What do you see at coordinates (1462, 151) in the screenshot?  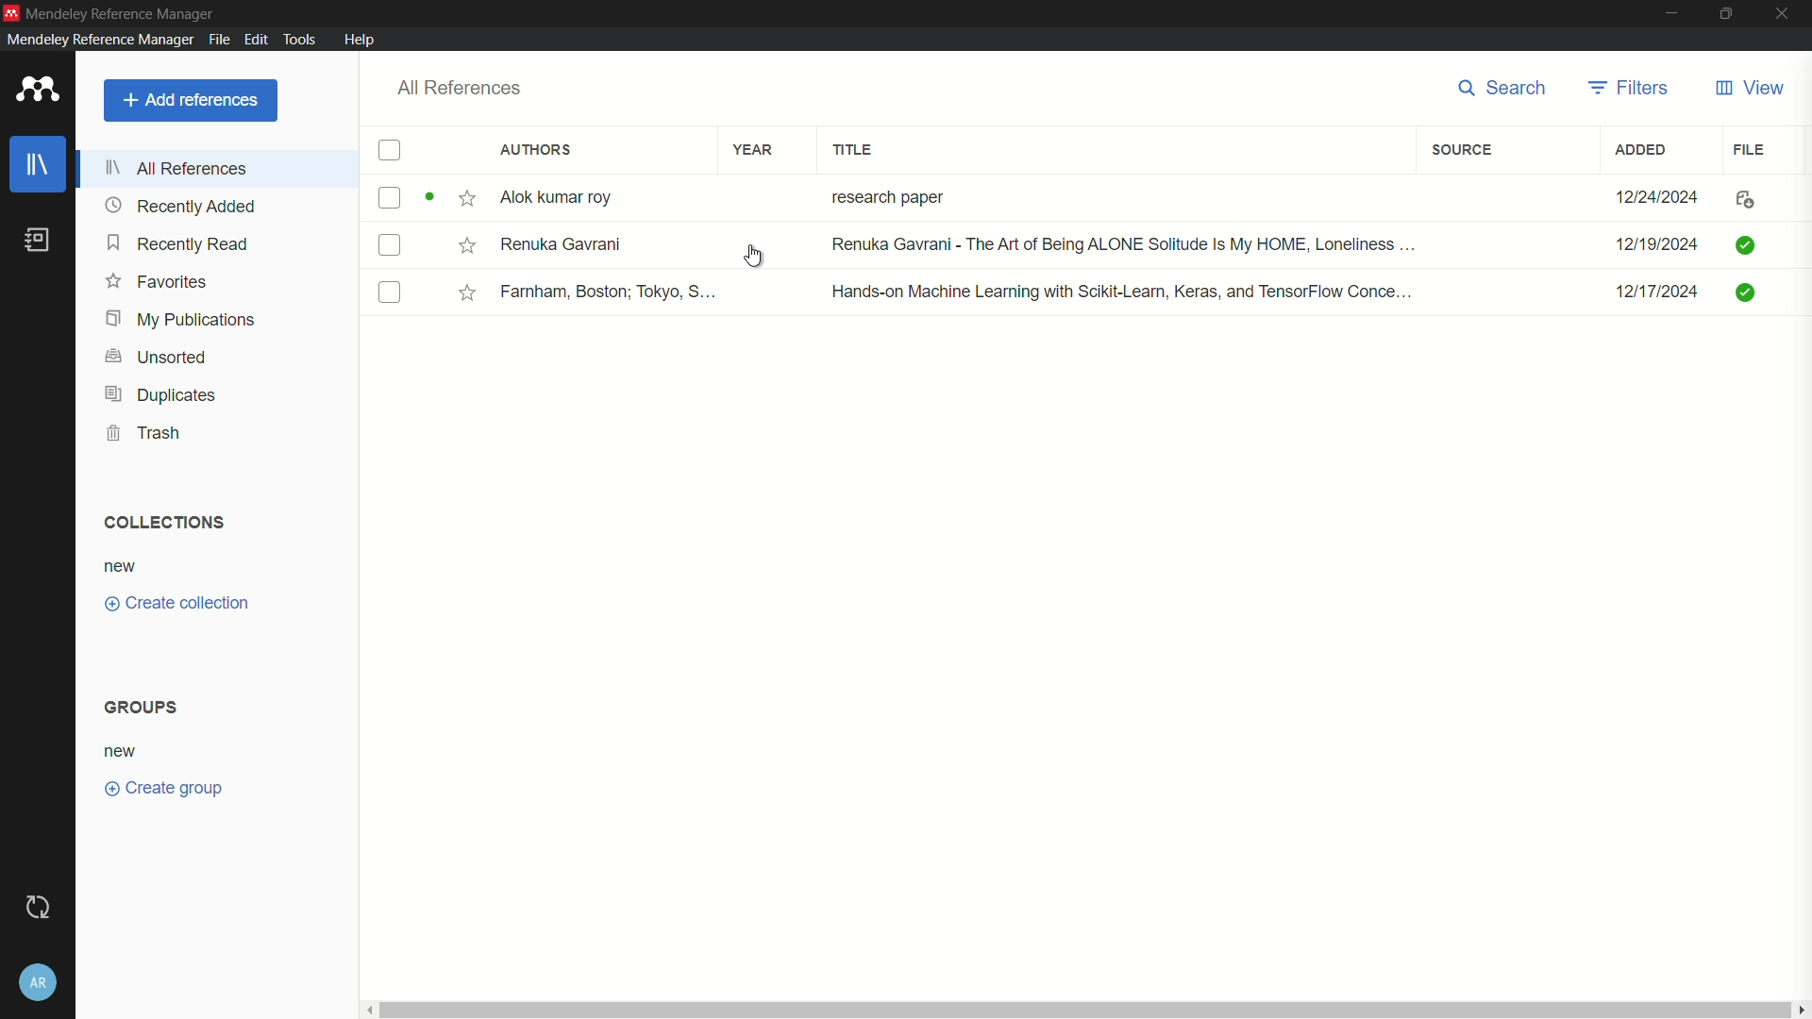 I see `source` at bounding box center [1462, 151].